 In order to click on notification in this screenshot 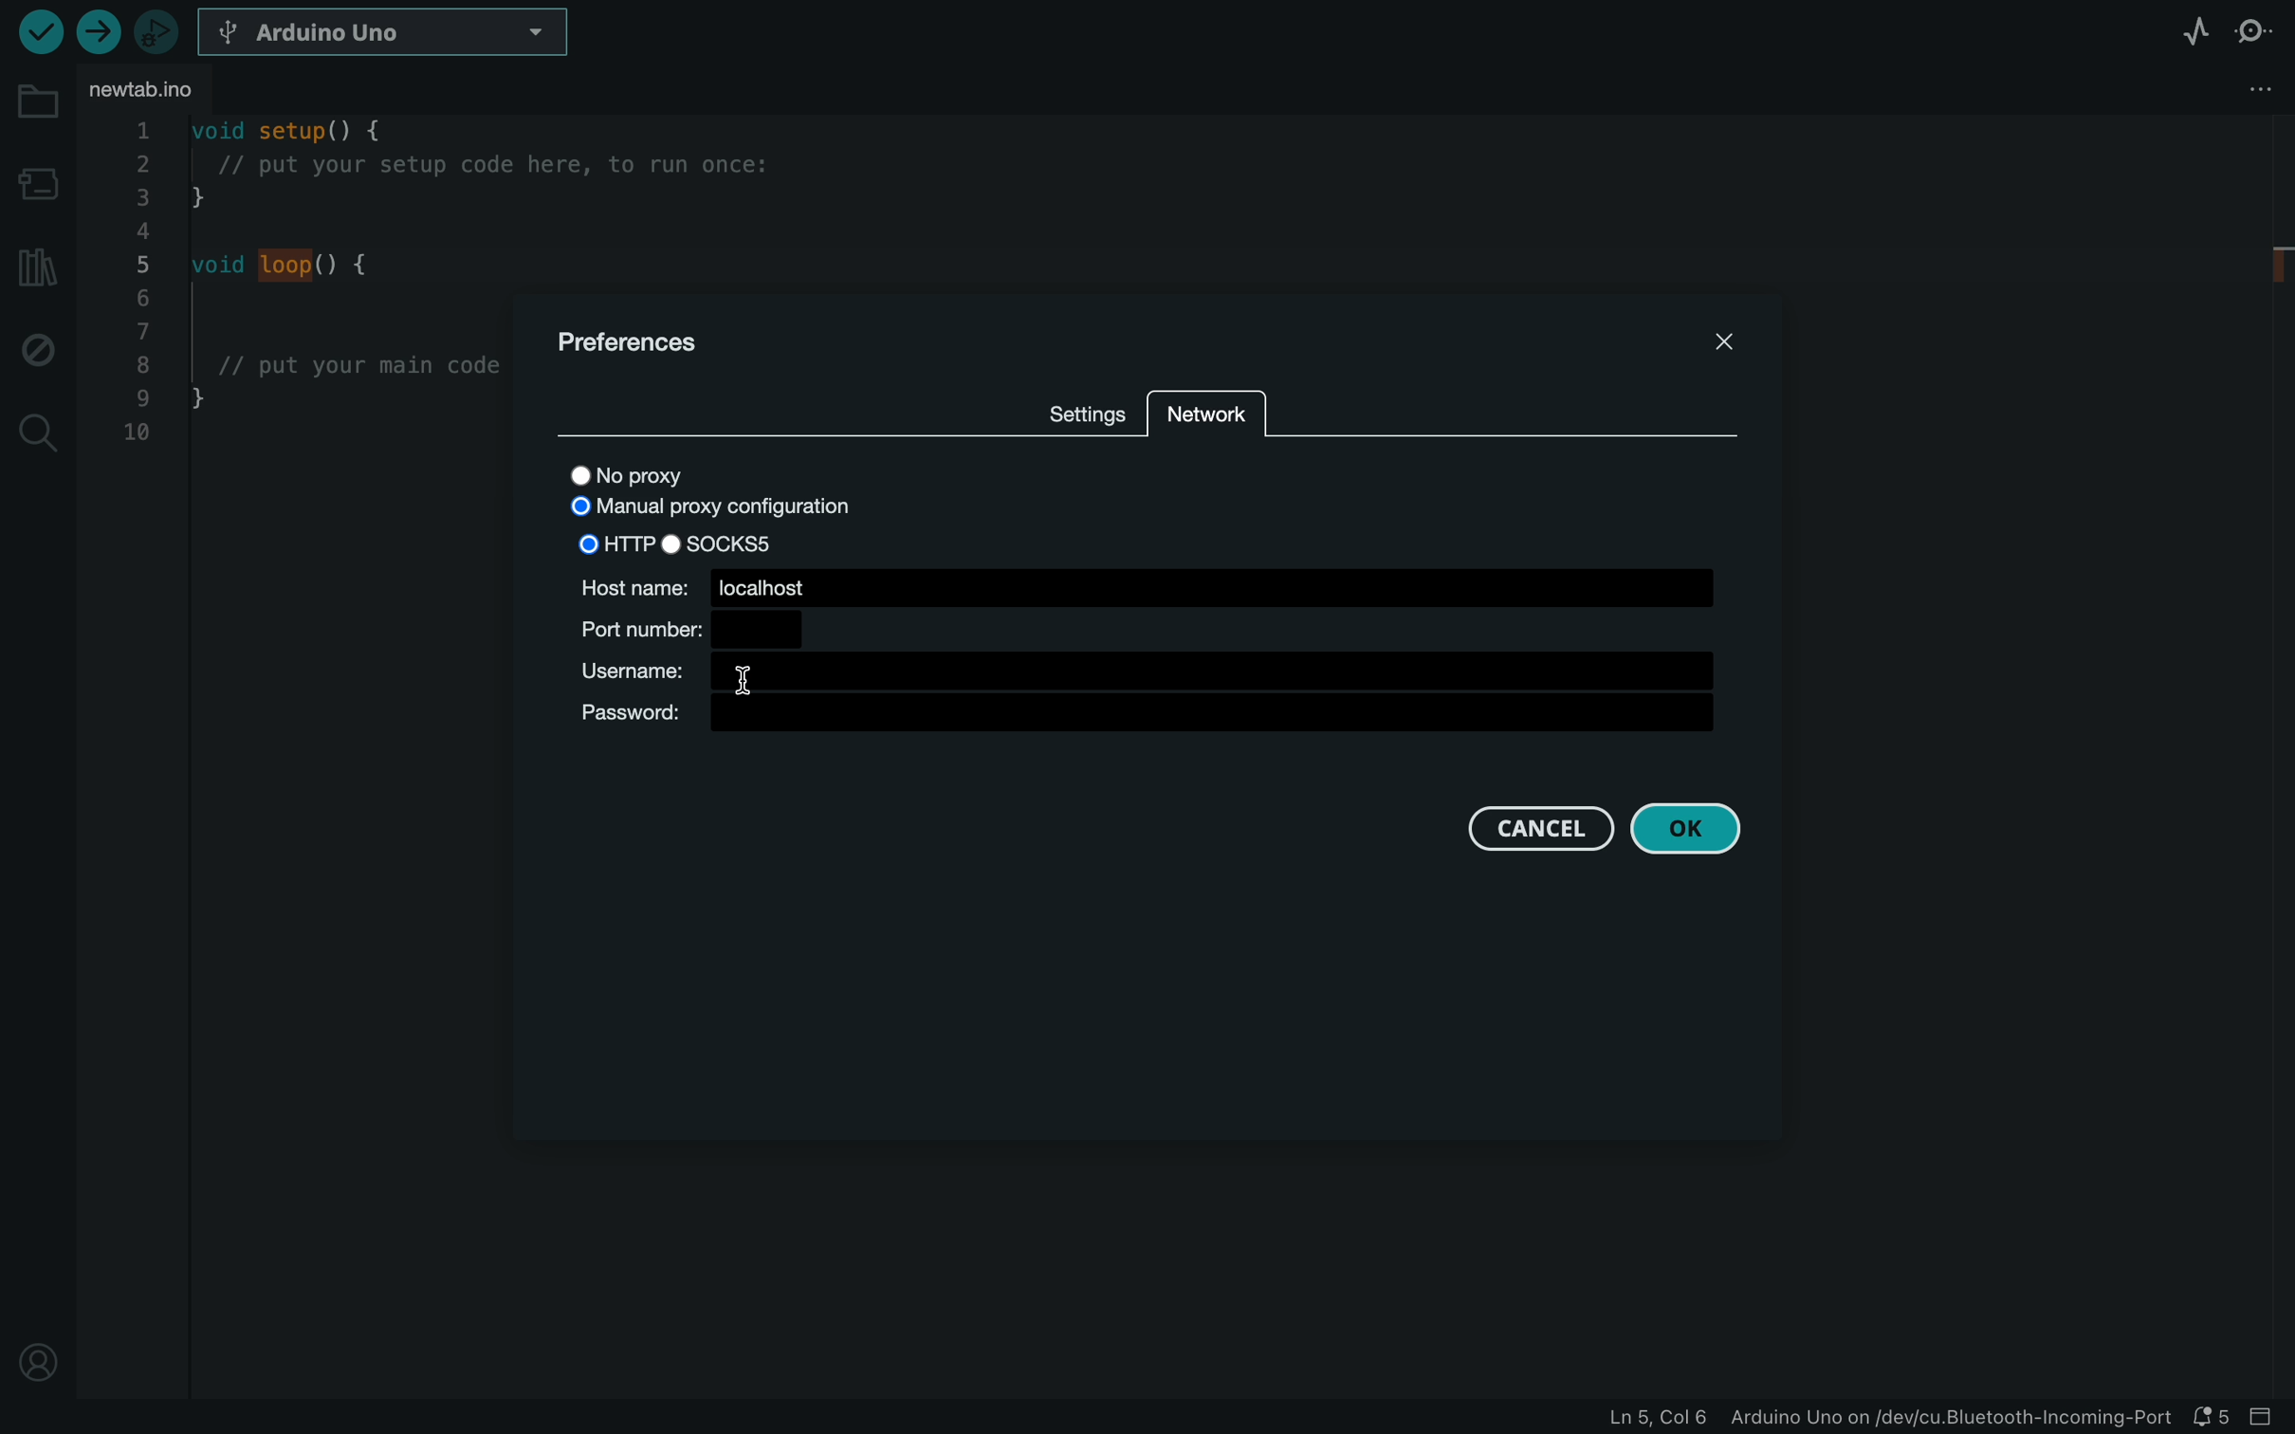, I will do `click(2212, 1418)`.